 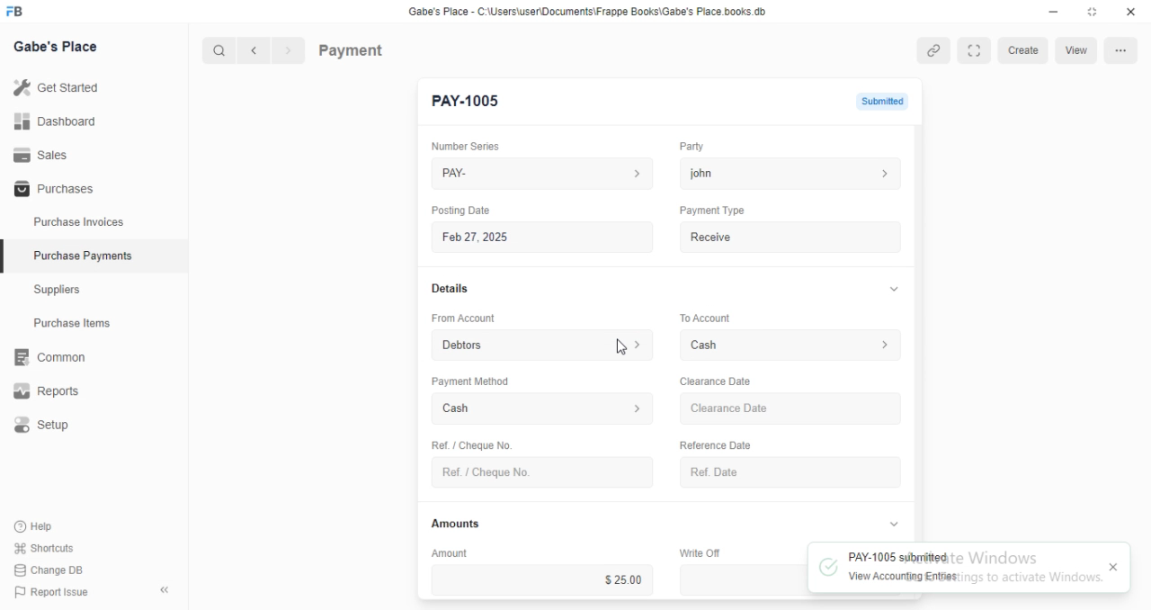 What do you see at coordinates (543, 410) in the screenshot?
I see `Cash` at bounding box center [543, 410].